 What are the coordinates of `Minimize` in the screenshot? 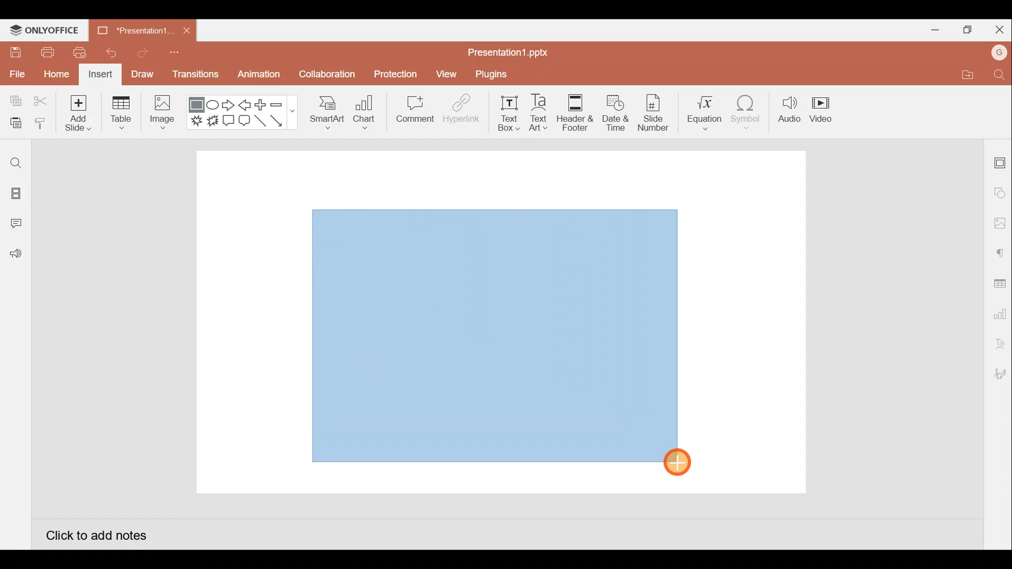 It's located at (931, 28).